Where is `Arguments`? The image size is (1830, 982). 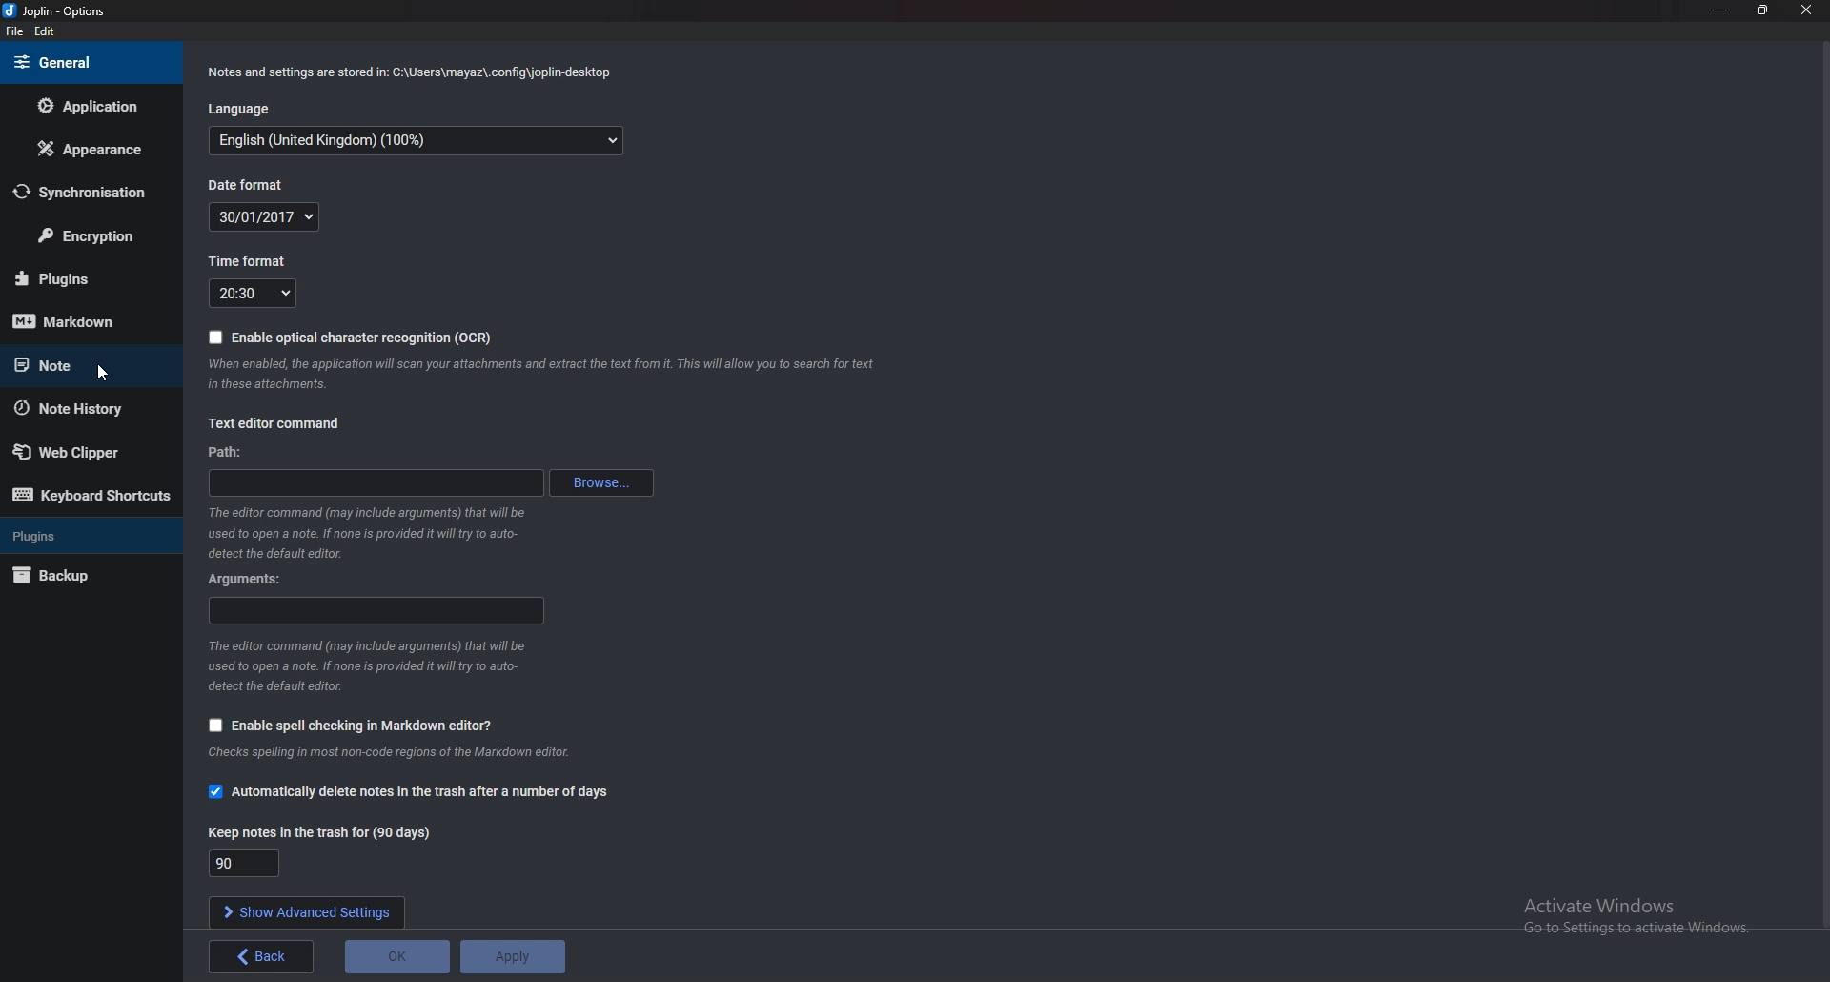 Arguments is located at coordinates (378, 610).